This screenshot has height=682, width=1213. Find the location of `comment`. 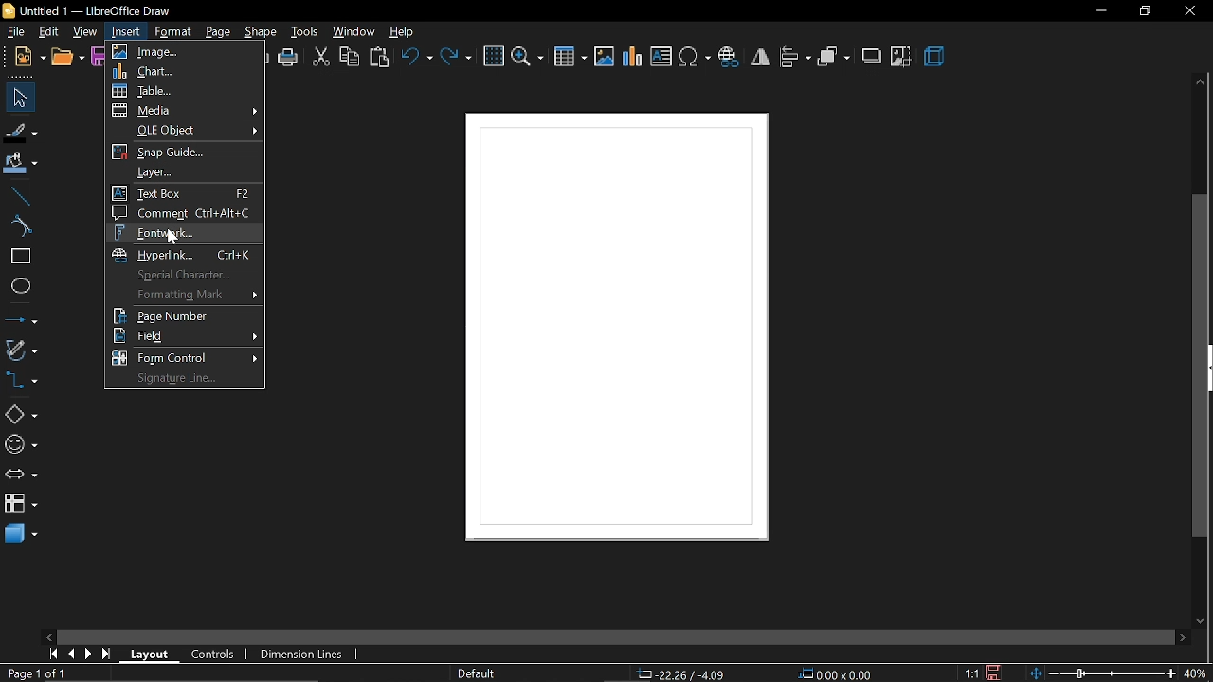

comment is located at coordinates (183, 213).